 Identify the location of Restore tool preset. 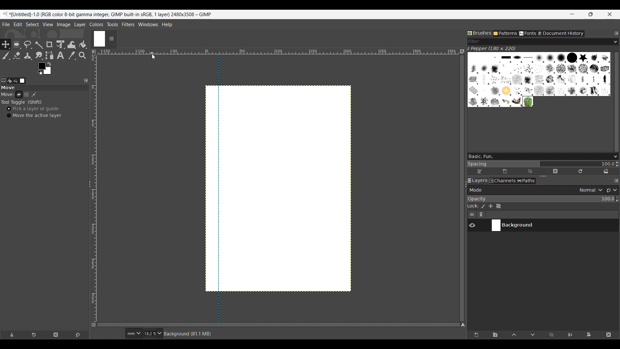
(34, 335).